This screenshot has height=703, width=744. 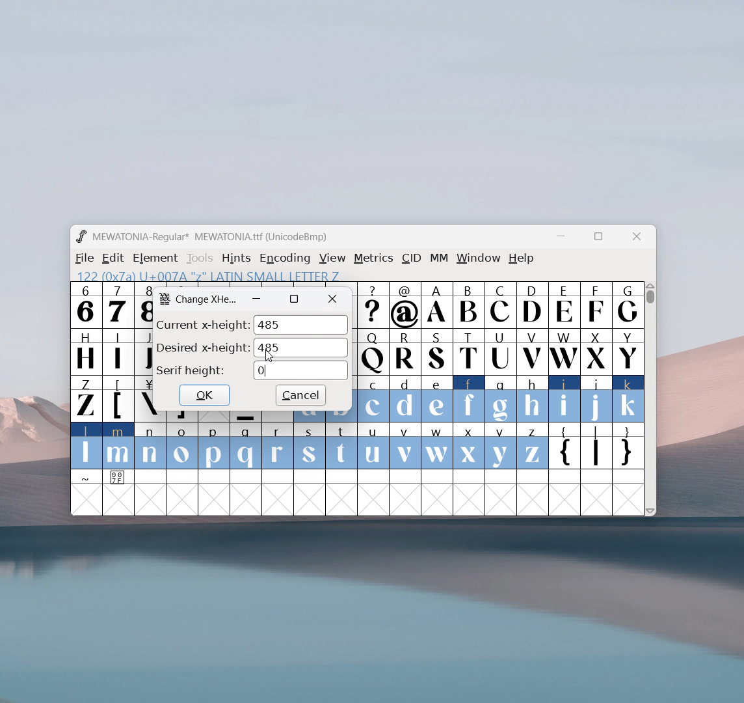 What do you see at coordinates (294, 299) in the screenshot?
I see `maximize` at bounding box center [294, 299].